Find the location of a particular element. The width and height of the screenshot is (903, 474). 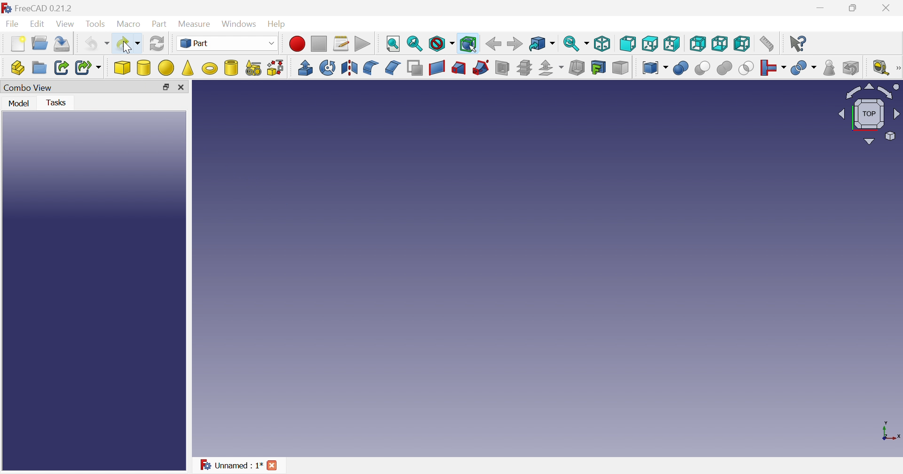

Tools is located at coordinates (96, 23).